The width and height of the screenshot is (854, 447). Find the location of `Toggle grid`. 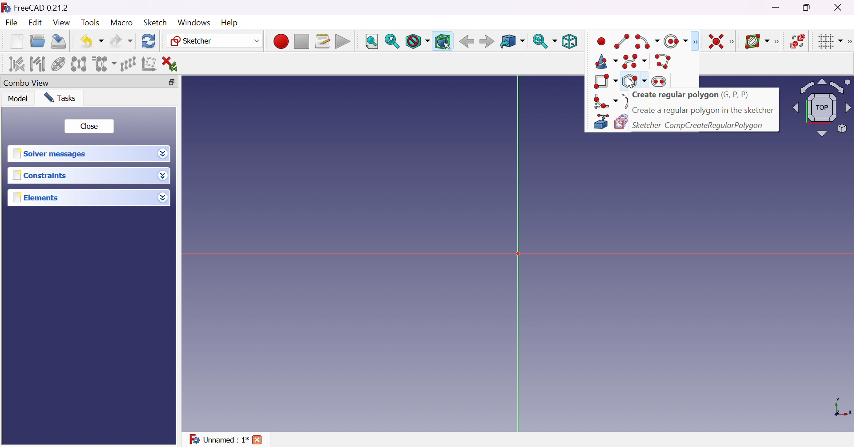

Toggle grid is located at coordinates (831, 42).